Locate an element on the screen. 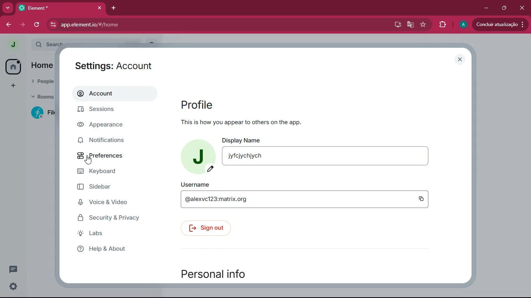 Image resolution: width=531 pixels, height=298 pixels. settings is located at coordinates (14, 287).